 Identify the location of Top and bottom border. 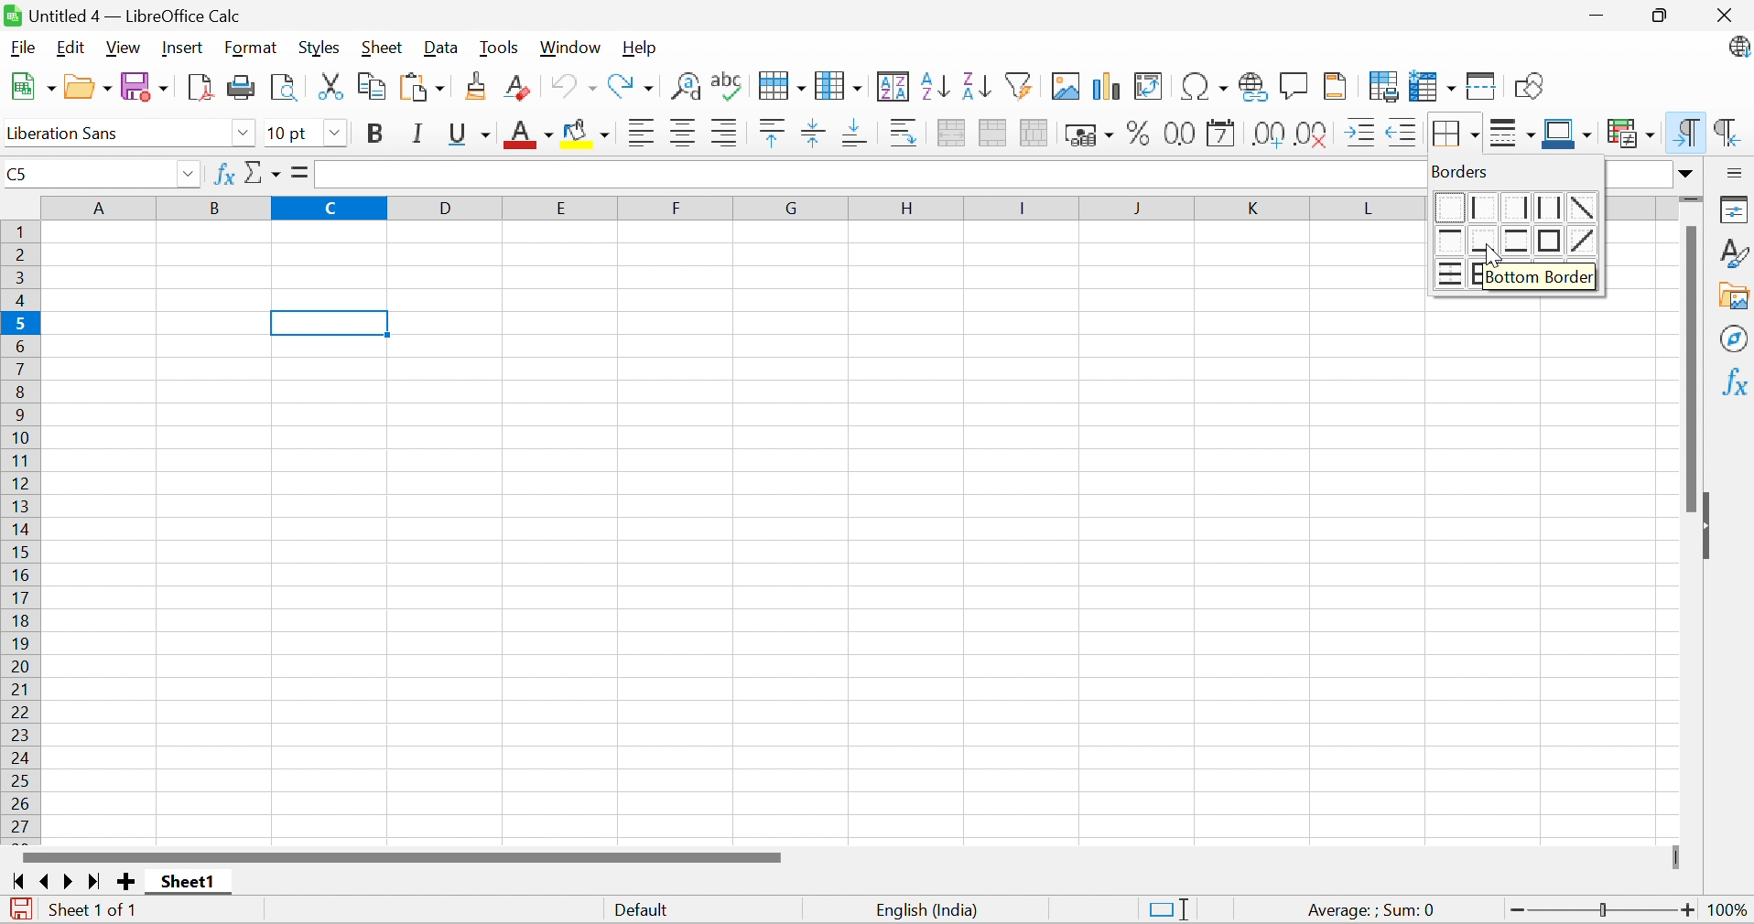
(1520, 242).